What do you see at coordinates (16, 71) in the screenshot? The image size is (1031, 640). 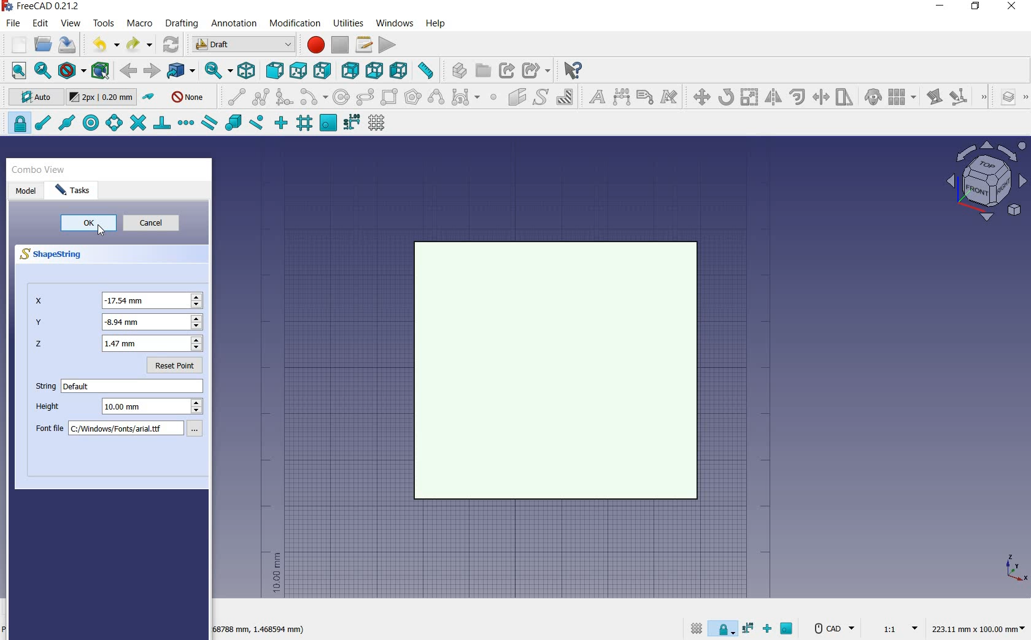 I see `fit all` at bounding box center [16, 71].